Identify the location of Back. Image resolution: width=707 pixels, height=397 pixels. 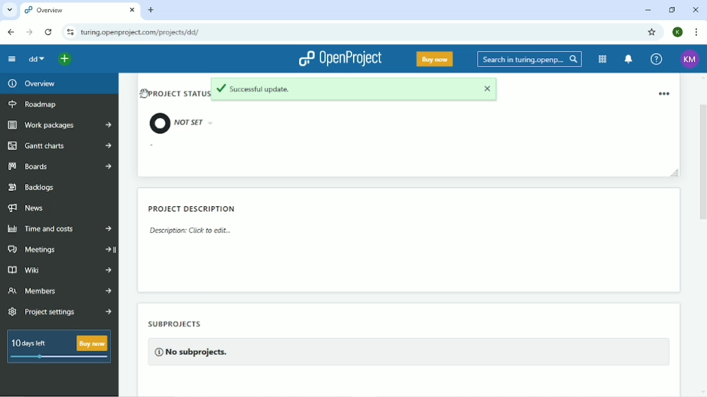
(11, 32).